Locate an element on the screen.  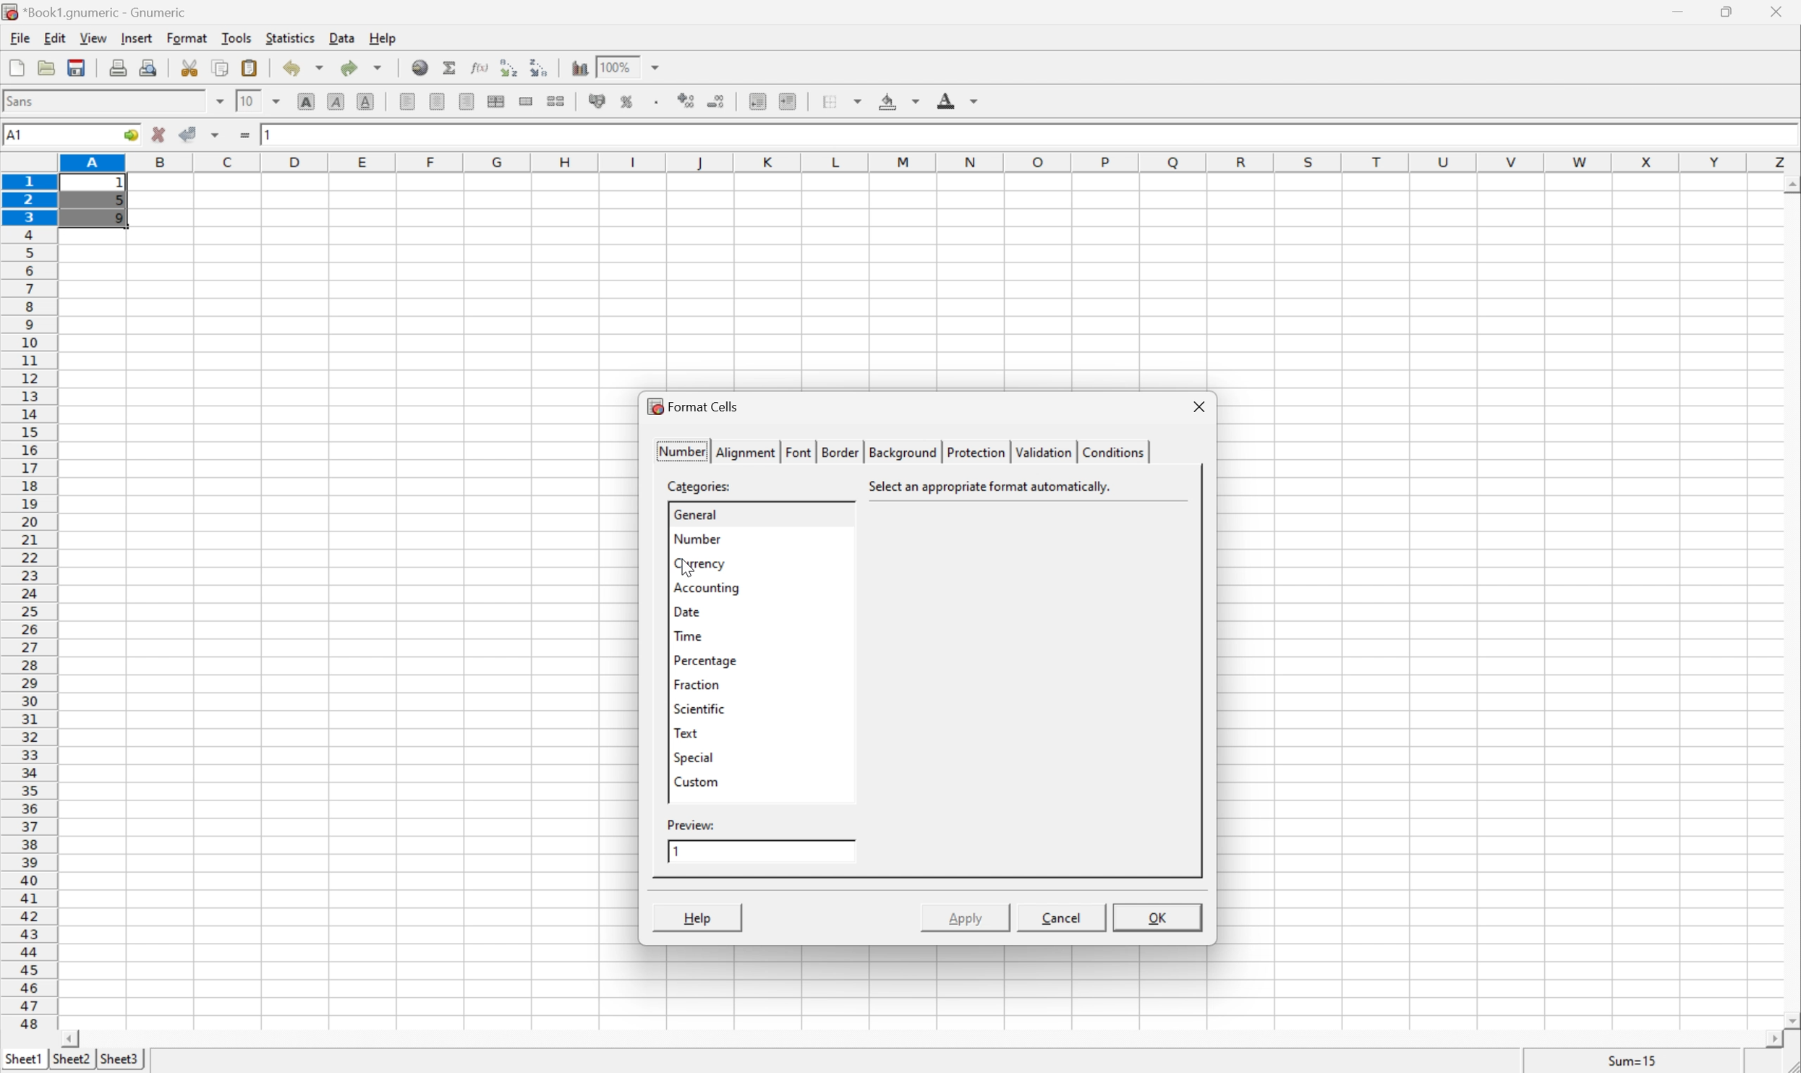
undo is located at coordinates (305, 71).